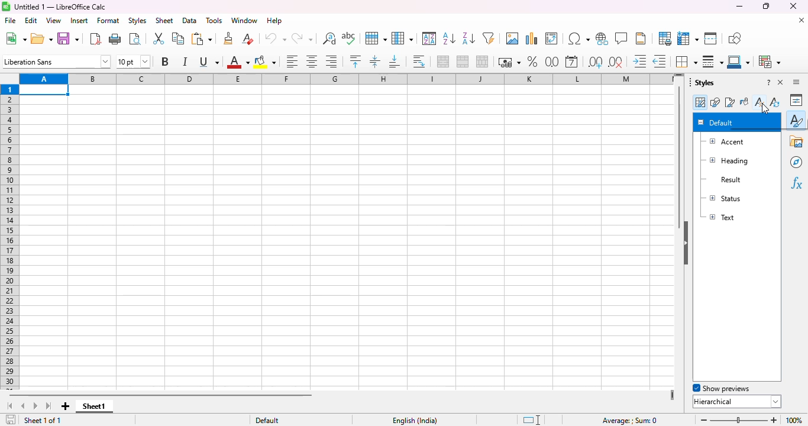 Image resolution: width=808 pixels, height=426 pixels. I want to click on border color, so click(739, 62).